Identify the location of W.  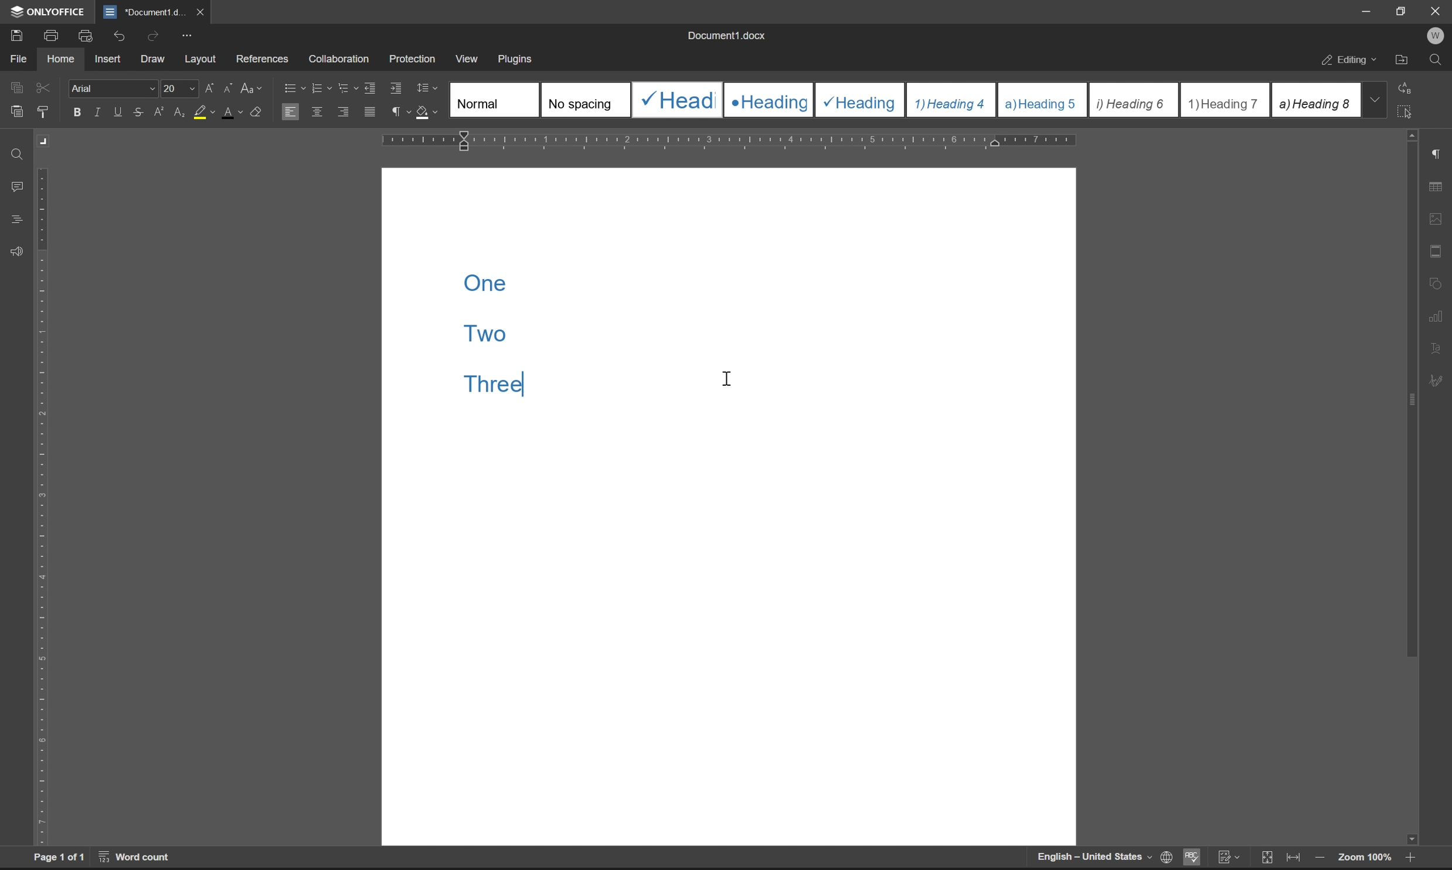
(1437, 36).